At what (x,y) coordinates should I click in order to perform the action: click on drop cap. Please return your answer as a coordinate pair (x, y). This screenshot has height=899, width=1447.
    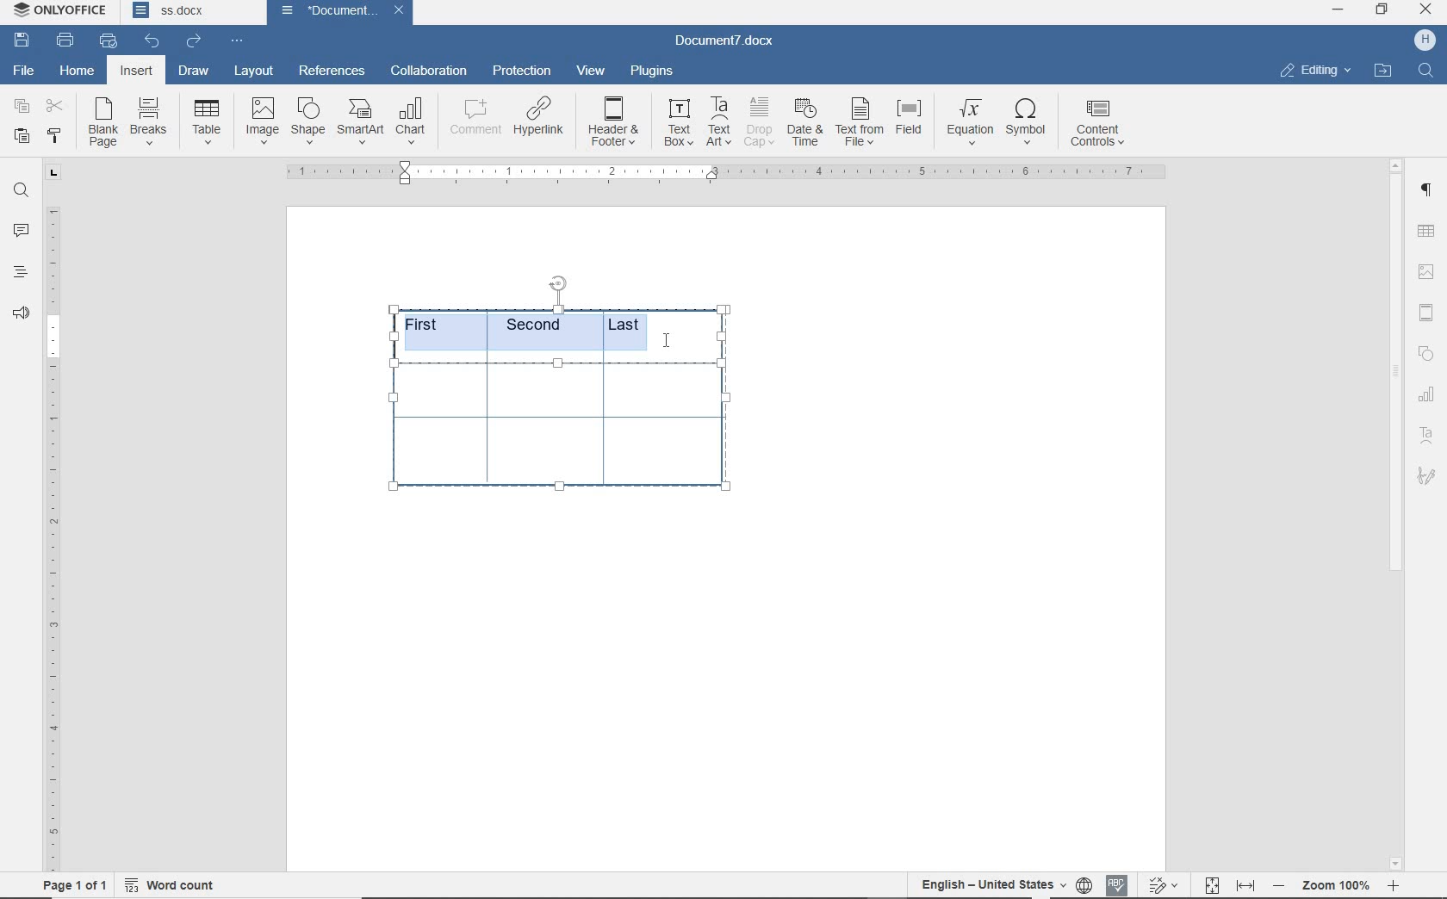
    Looking at the image, I should click on (759, 122).